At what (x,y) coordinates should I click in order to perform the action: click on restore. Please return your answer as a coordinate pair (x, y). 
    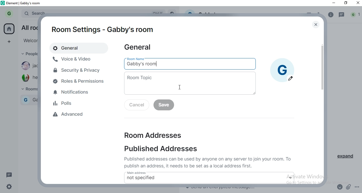
    Looking at the image, I should click on (346, 3).